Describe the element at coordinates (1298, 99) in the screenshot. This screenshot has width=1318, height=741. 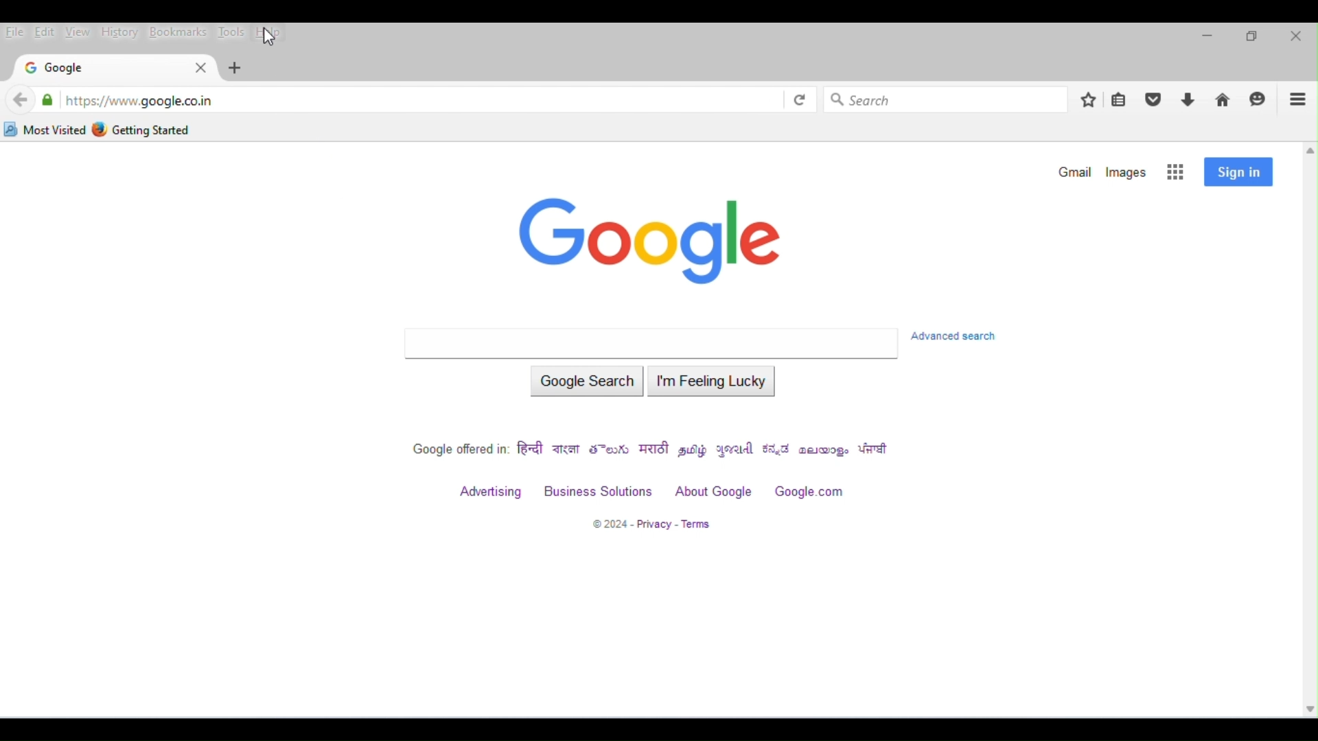
I see `open application menu` at that location.